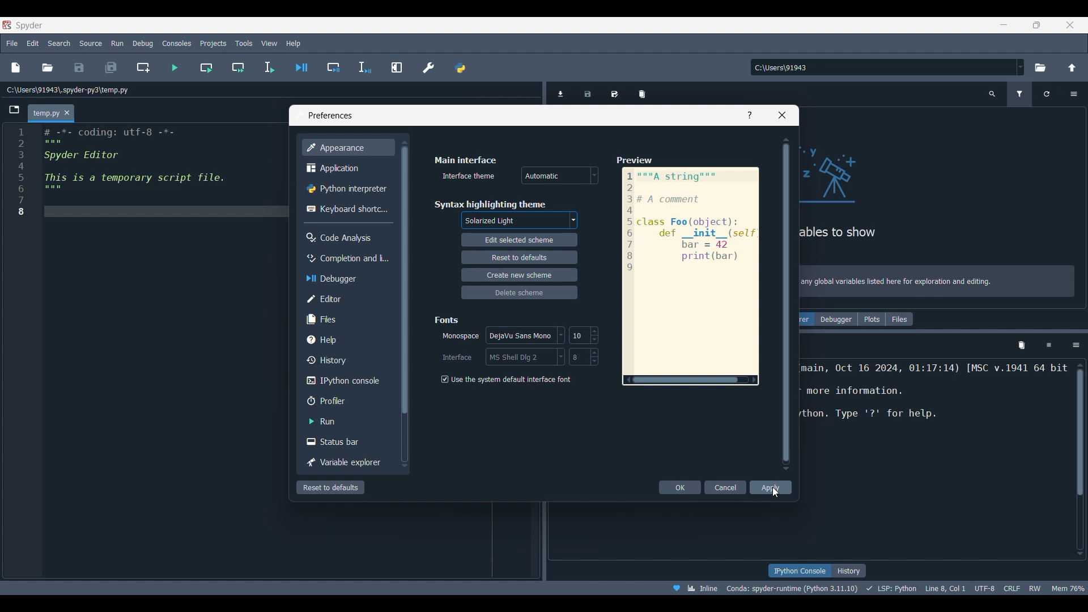 This screenshot has height=612, width=1088. I want to click on reset to defaults, so click(519, 257).